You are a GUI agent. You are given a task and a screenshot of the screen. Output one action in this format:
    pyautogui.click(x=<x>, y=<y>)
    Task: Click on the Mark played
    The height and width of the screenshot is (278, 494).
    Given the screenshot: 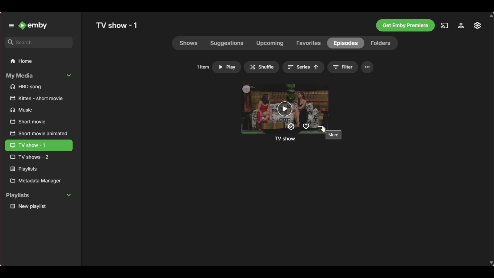 What is the action you would take?
    pyautogui.click(x=291, y=127)
    